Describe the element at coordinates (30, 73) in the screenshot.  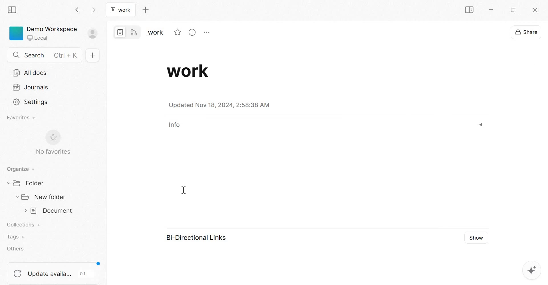
I see `All docs` at that location.